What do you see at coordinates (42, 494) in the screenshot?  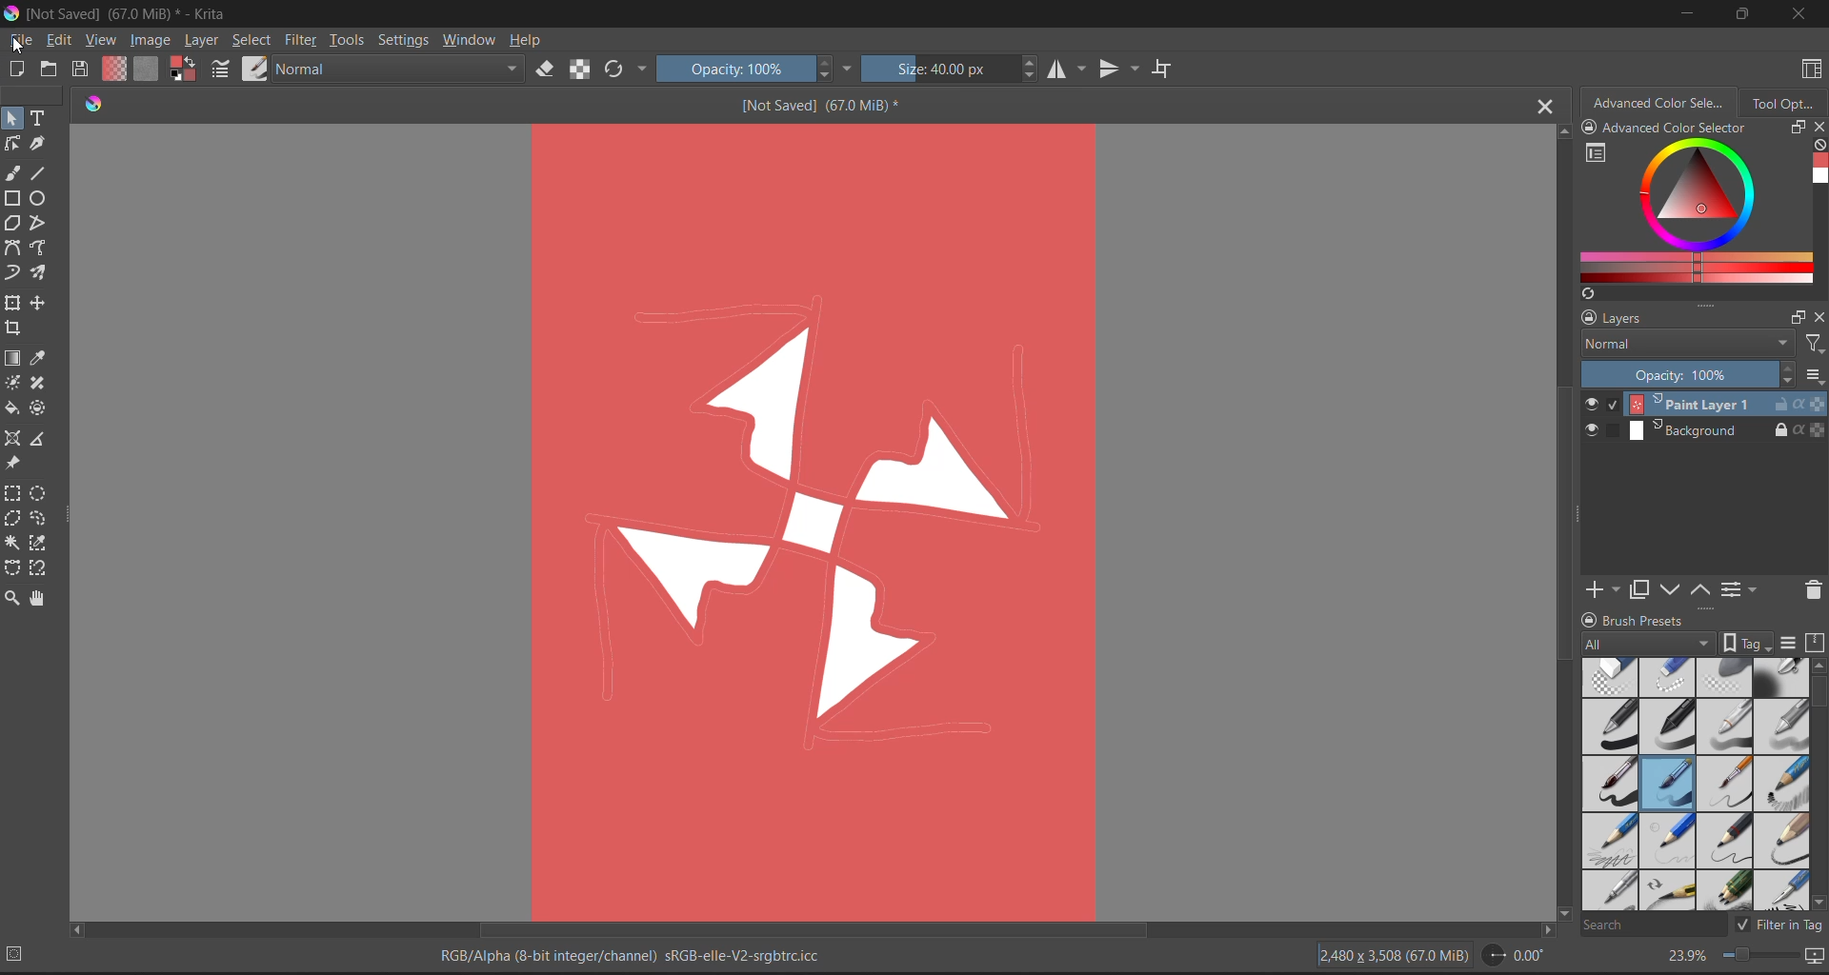 I see `tools` at bounding box center [42, 494].